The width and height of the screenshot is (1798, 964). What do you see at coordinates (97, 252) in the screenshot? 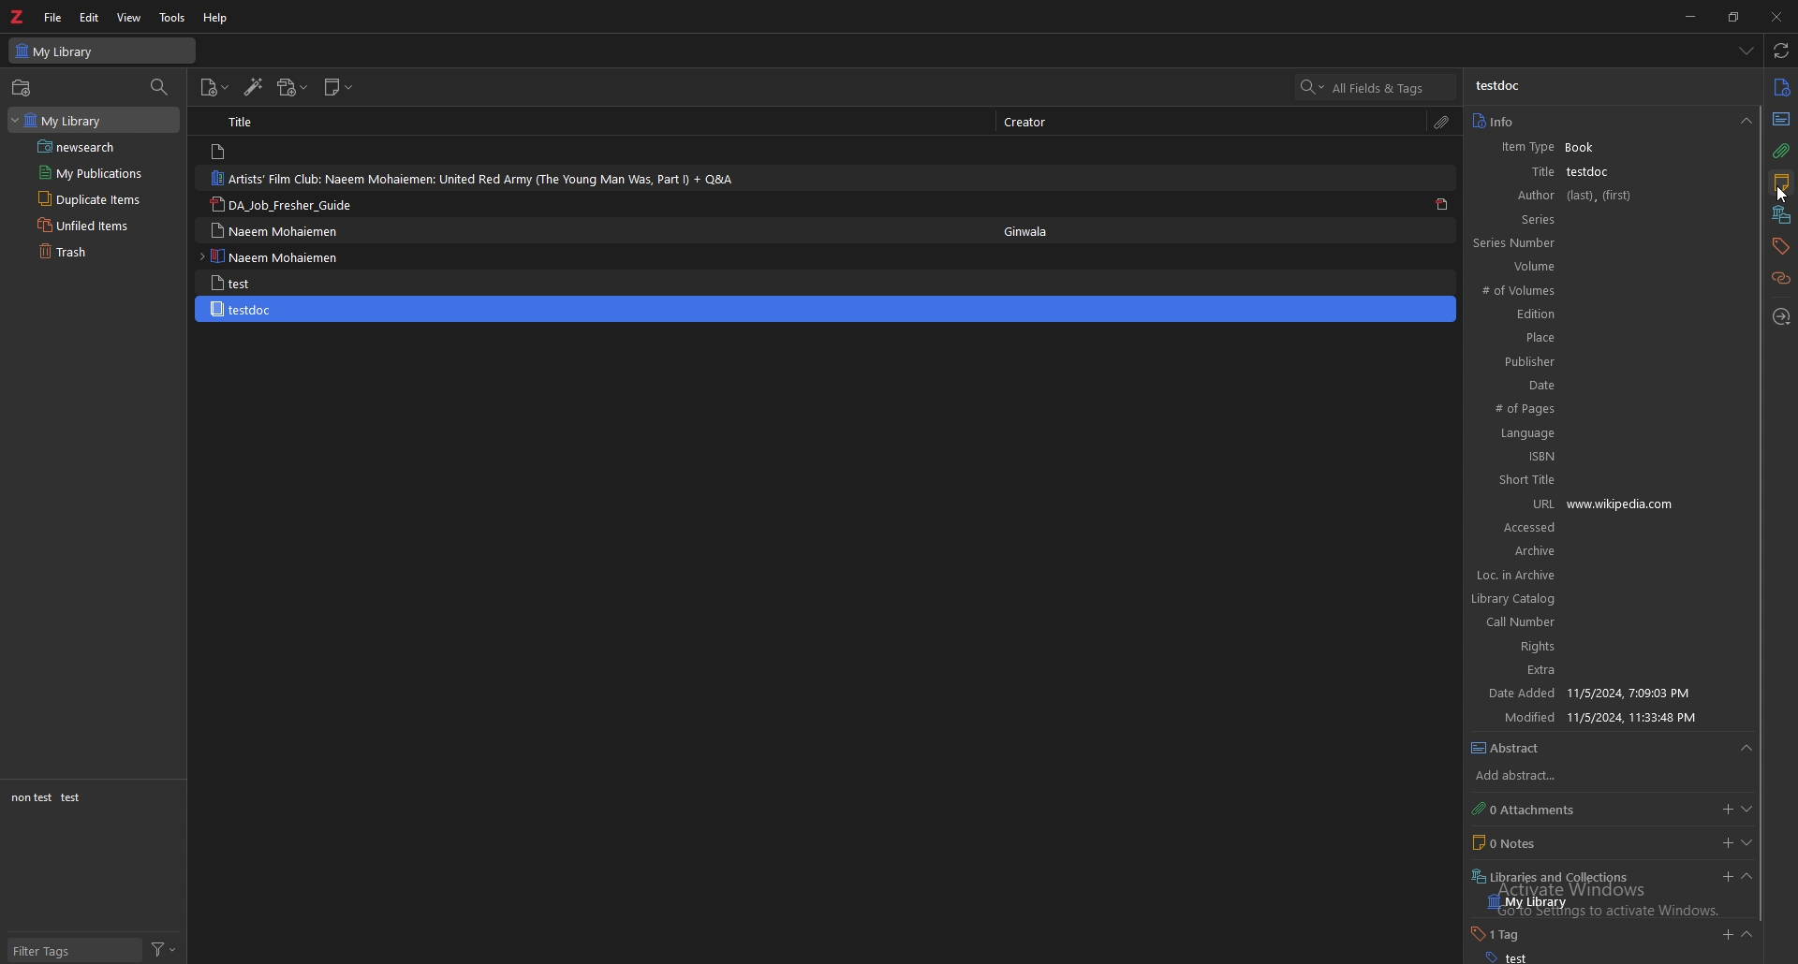
I see `trash` at bounding box center [97, 252].